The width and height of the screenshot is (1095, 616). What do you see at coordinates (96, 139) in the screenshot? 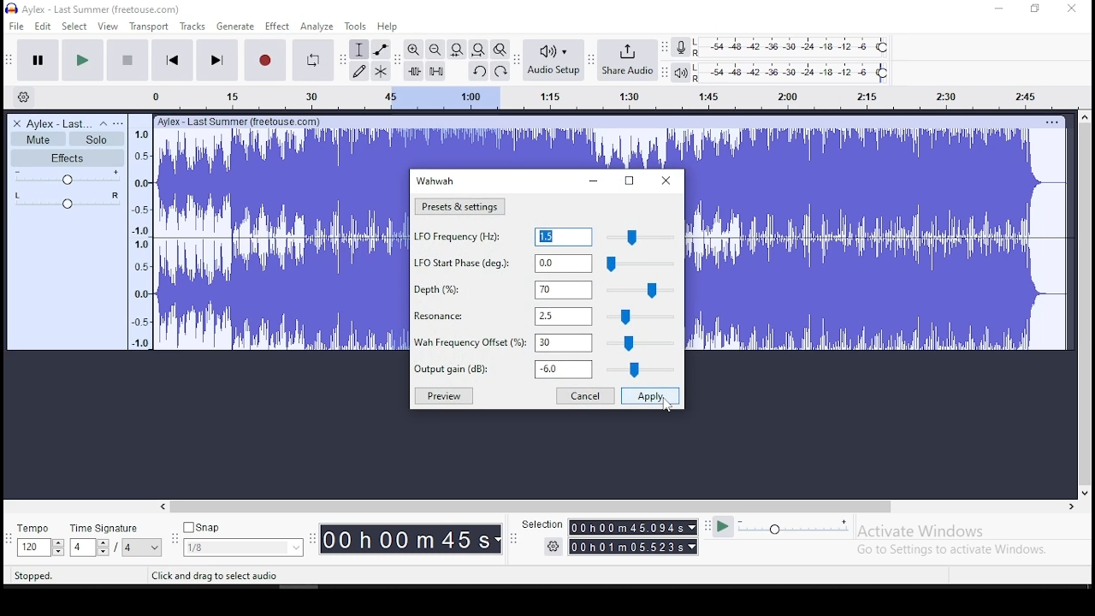
I see `solo` at bounding box center [96, 139].